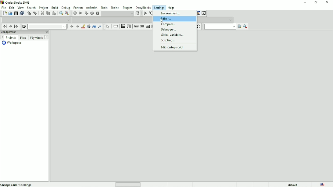 The height and width of the screenshot is (187, 333). I want to click on Run search, so click(239, 26).